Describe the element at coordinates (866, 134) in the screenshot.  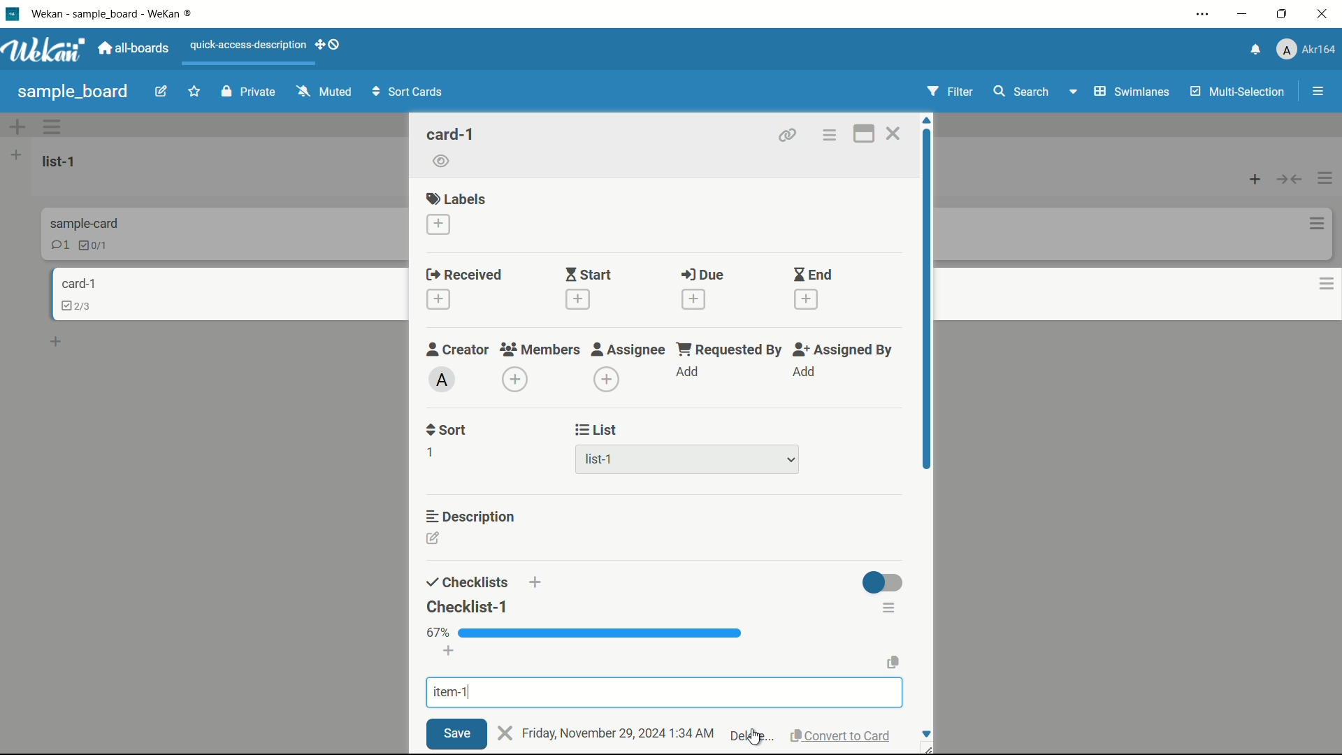
I see `maximize card` at that location.